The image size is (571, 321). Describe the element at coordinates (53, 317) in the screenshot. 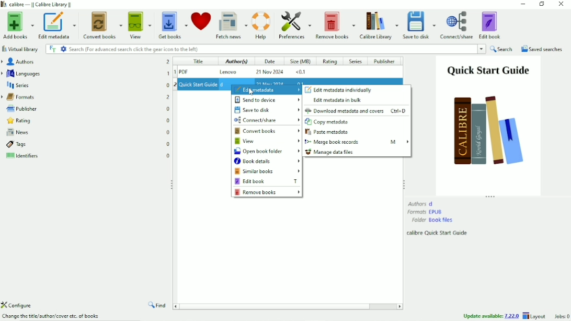

I see `calibre 7.21 created by Kovid Goyal` at that location.